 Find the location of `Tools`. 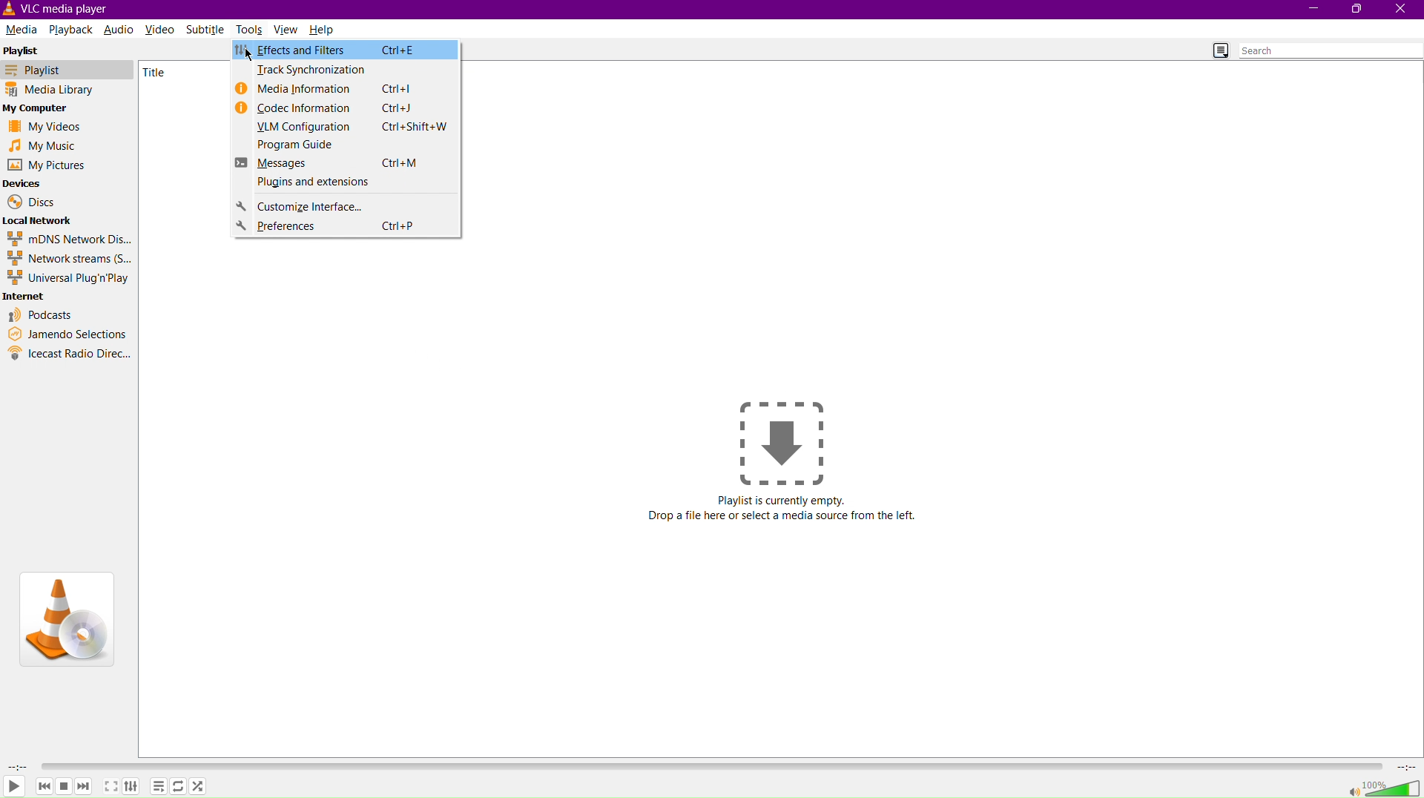

Tools is located at coordinates (251, 28).